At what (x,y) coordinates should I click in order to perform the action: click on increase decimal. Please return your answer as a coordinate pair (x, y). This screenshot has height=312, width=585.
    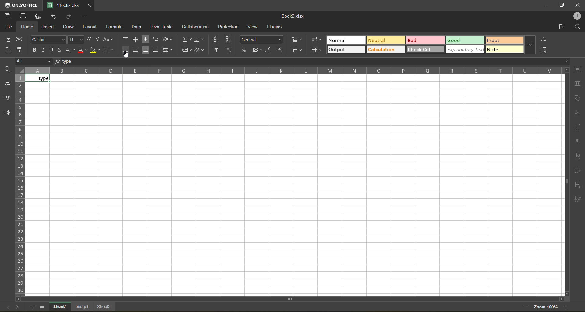
    Looking at the image, I should click on (280, 51).